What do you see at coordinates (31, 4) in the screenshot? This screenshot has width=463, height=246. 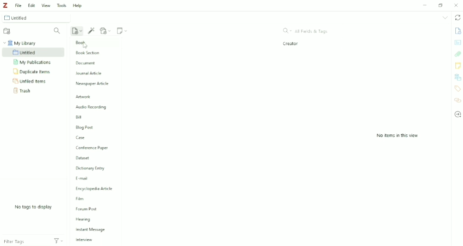 I see `Edit` at bounding box center [31, 4].